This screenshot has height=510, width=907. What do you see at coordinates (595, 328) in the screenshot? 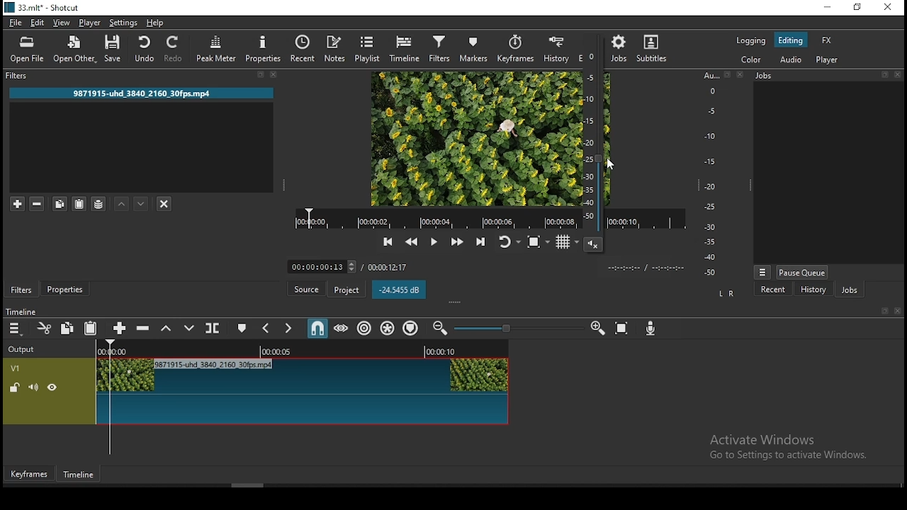
I see `zoom timeline in` at bounding box center [595, 328].